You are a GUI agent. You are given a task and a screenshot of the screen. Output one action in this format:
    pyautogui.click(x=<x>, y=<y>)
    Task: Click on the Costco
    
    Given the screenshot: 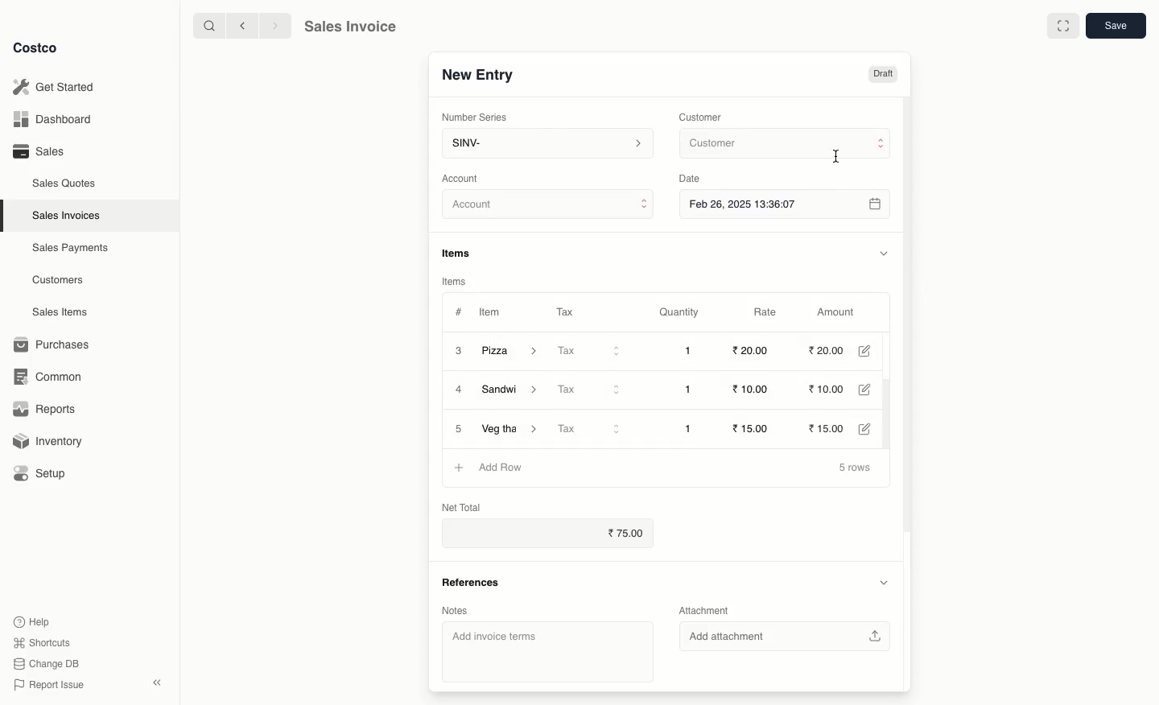 What is the action you would take?
    pyautogui.click(x=39, y=48)
    